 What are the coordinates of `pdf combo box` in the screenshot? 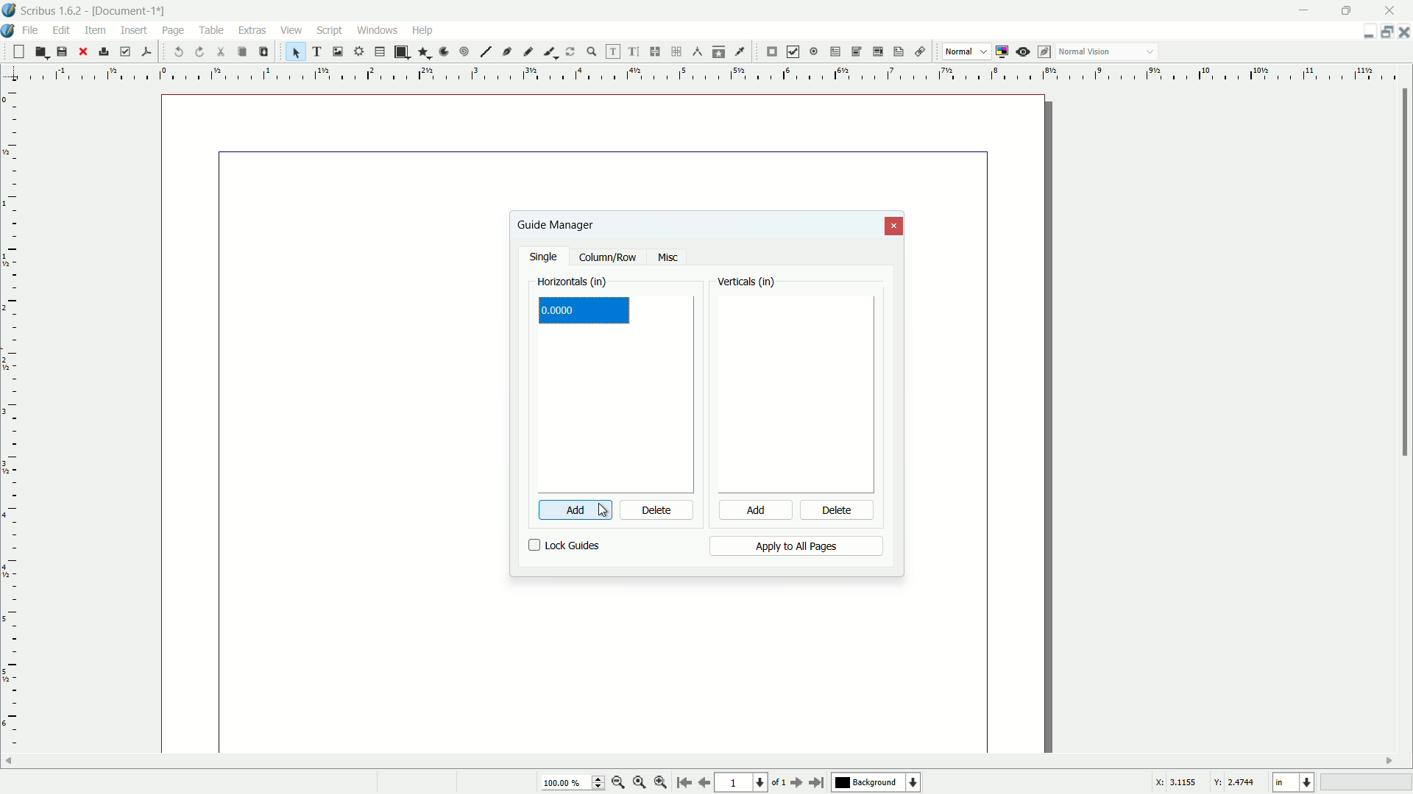 It's located at (855, 51).